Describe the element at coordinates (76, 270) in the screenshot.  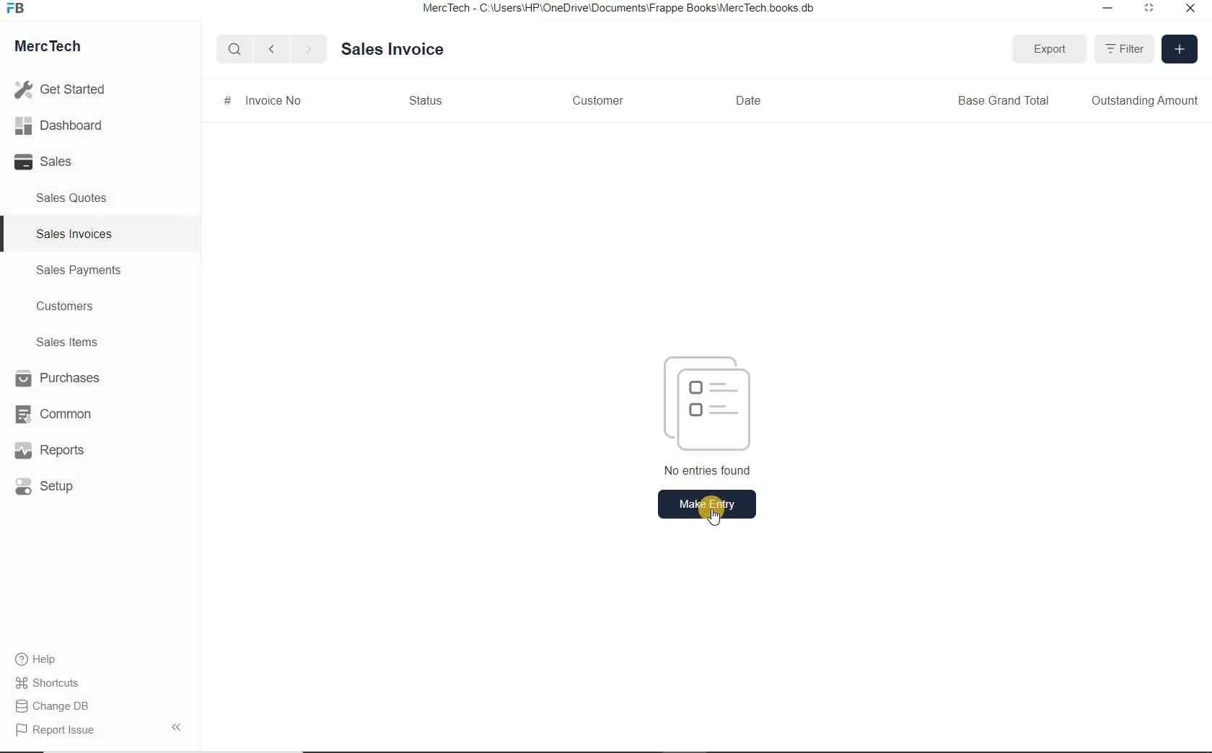
I see `Sales Payments` at that location.